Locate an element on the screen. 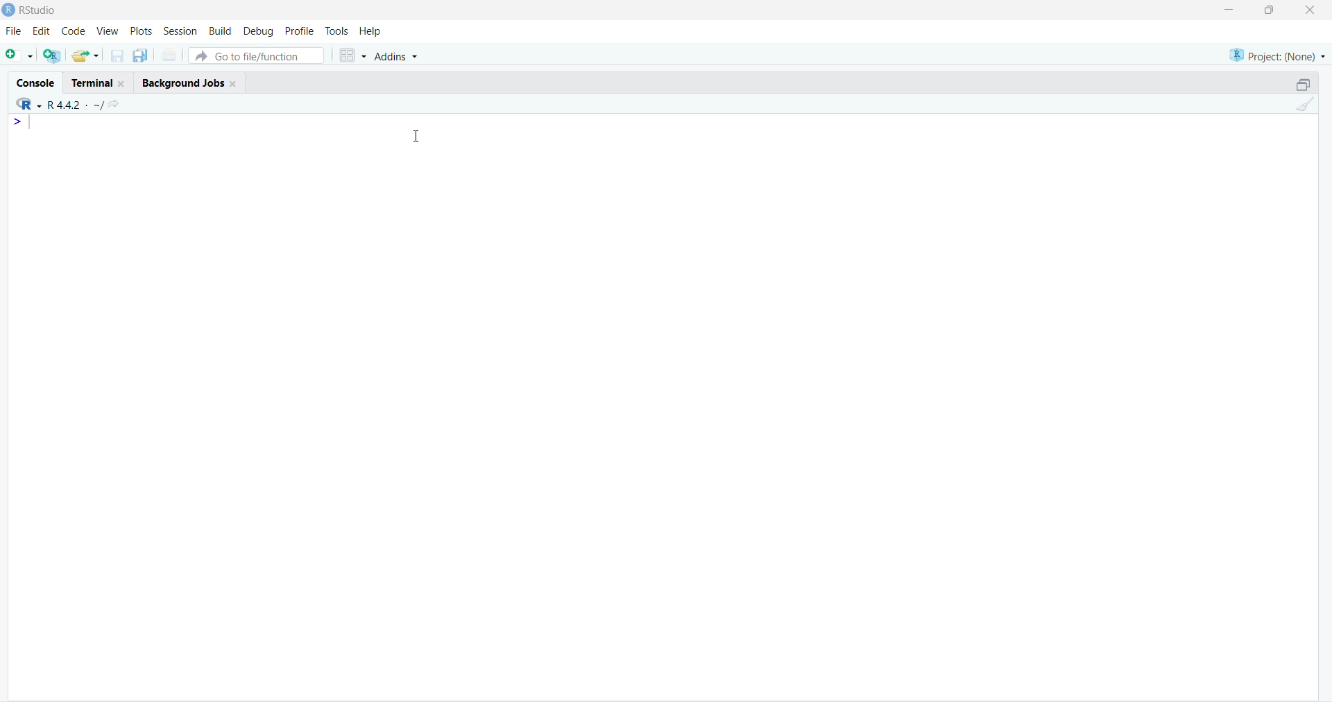 This screenshot has height=702, width=1332. file is located at coordinates (14, 30).